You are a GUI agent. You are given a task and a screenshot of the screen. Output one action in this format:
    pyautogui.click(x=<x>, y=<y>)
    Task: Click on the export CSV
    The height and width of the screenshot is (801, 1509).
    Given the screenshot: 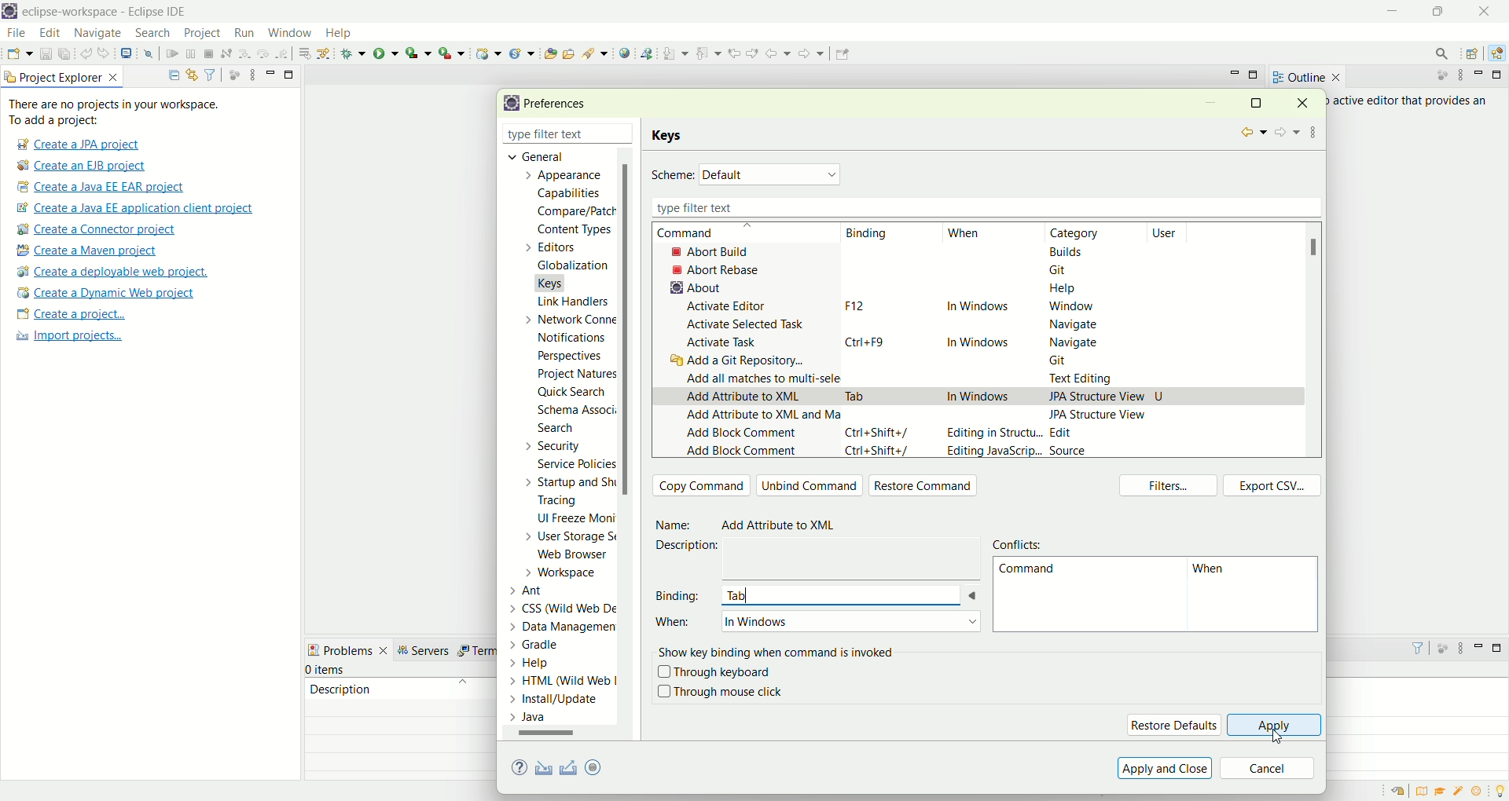 What is the action you would take?
    pyautogui.click(x=1272, y=485)
    